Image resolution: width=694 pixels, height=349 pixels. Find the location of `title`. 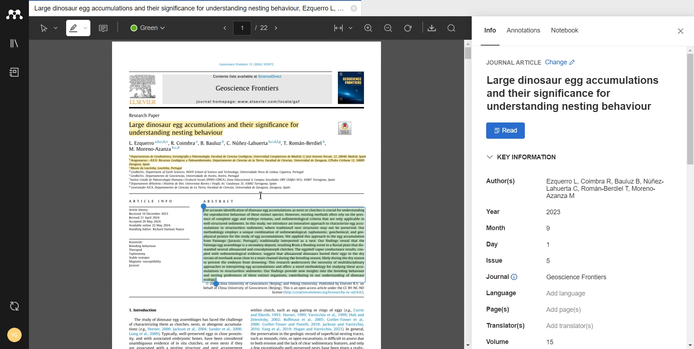

title is located at coordinates (247, 89).